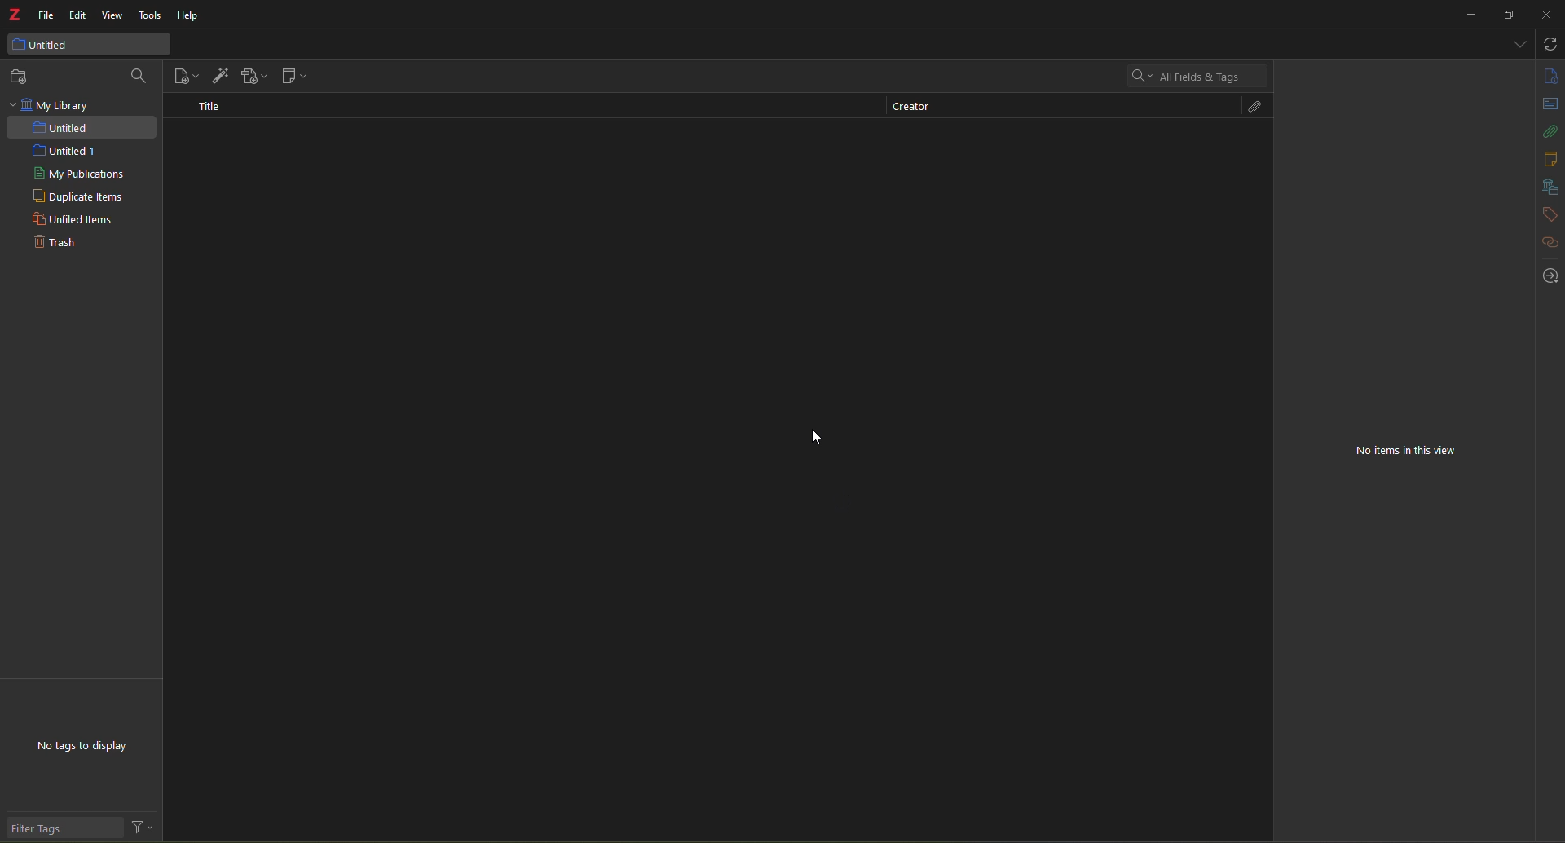  Describe the element at coordinates (1518, 135) in the screenshot. I see `close` at that location.